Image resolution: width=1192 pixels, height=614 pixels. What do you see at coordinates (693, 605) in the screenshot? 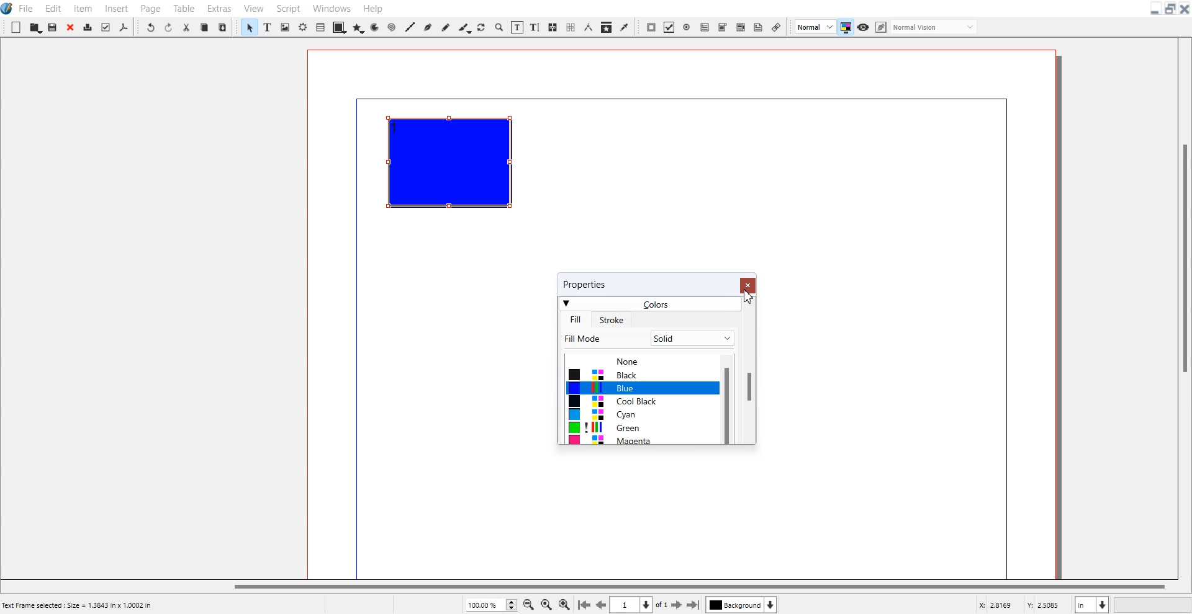
I see `Go to the last page` at bounding box center [693, 605].